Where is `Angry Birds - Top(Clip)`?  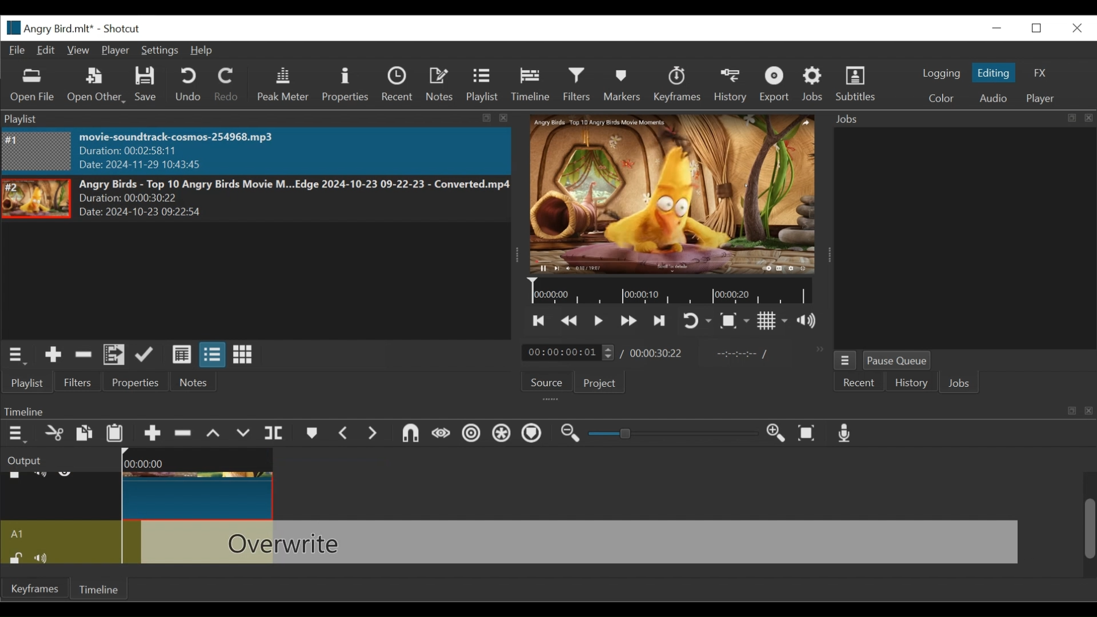
Angry Birds - Top(Clip) is located at coordinates (200, 494).